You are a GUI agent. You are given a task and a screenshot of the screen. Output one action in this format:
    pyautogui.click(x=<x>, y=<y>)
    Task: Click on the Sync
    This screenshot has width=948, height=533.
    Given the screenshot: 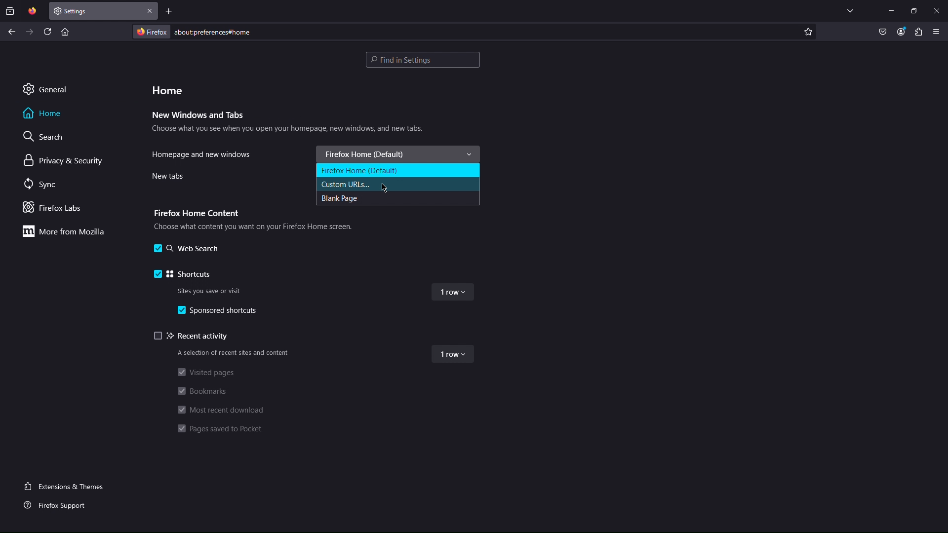 What is the action you would take?
    pyautogui.click(x=42, y=185)
    